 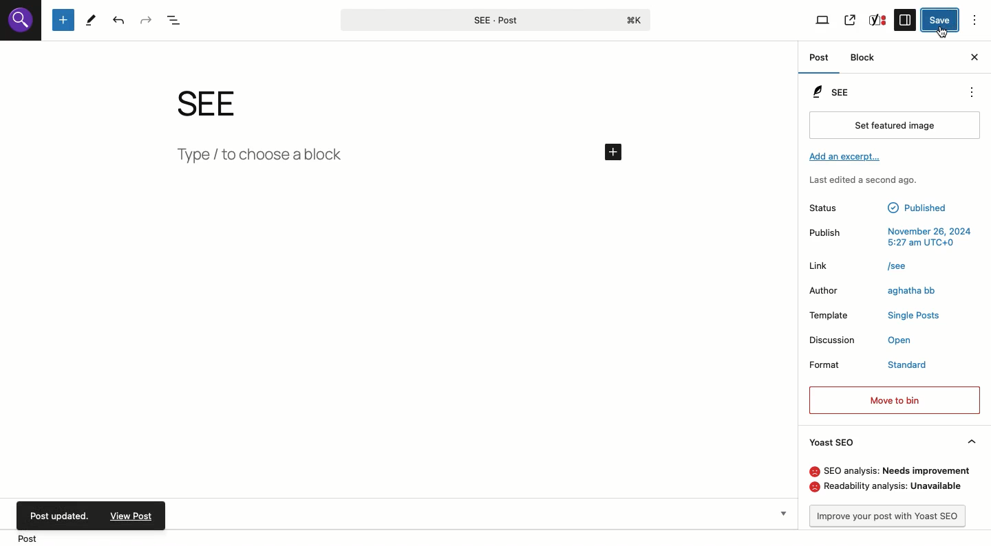 What do you see at coordinates (870, 181) in the screenshot?
I see `Last edited` at bounding box center [870, 181].